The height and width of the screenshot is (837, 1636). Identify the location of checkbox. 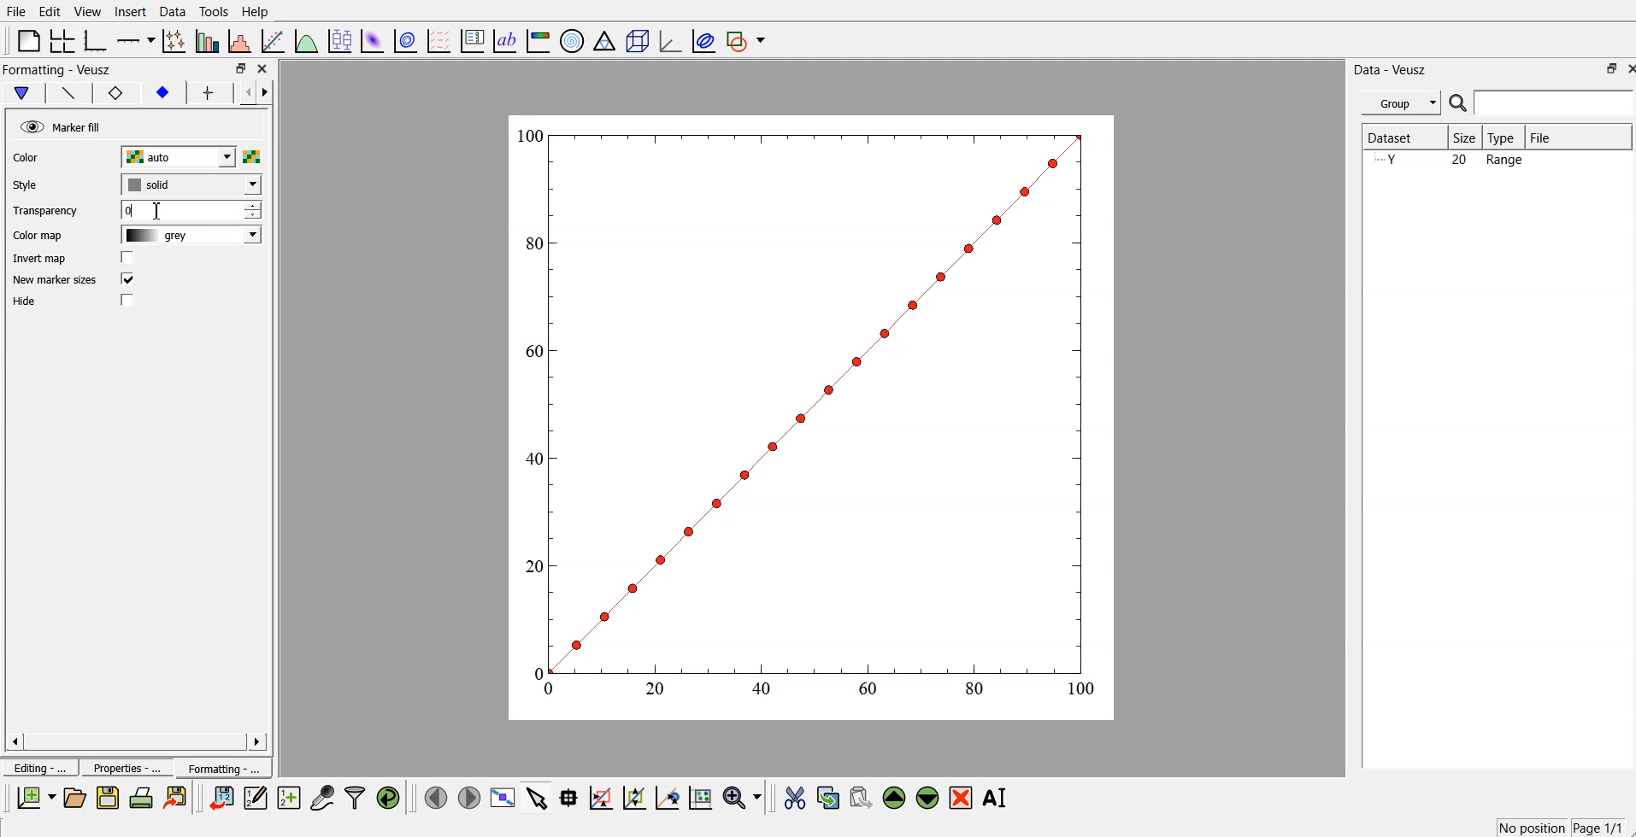
(127, 280).